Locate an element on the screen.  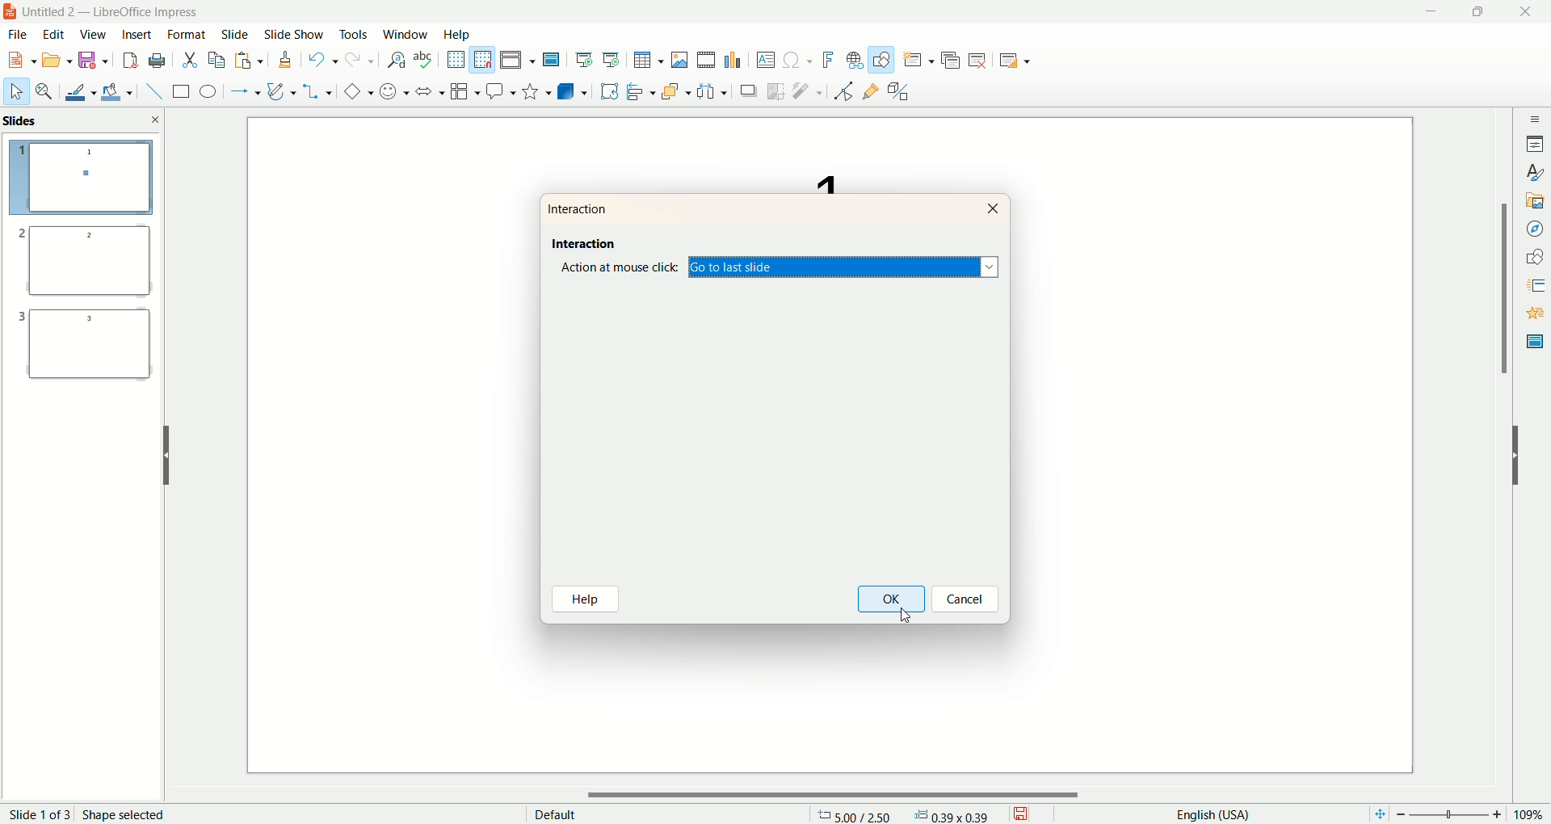
horizontal scroll bar is located at coordinates (839, 796).